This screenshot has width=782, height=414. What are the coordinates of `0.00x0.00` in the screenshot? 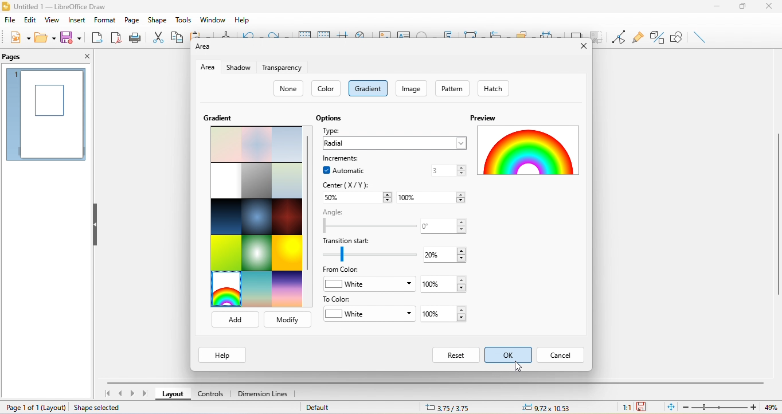 It's located at (545, 407).